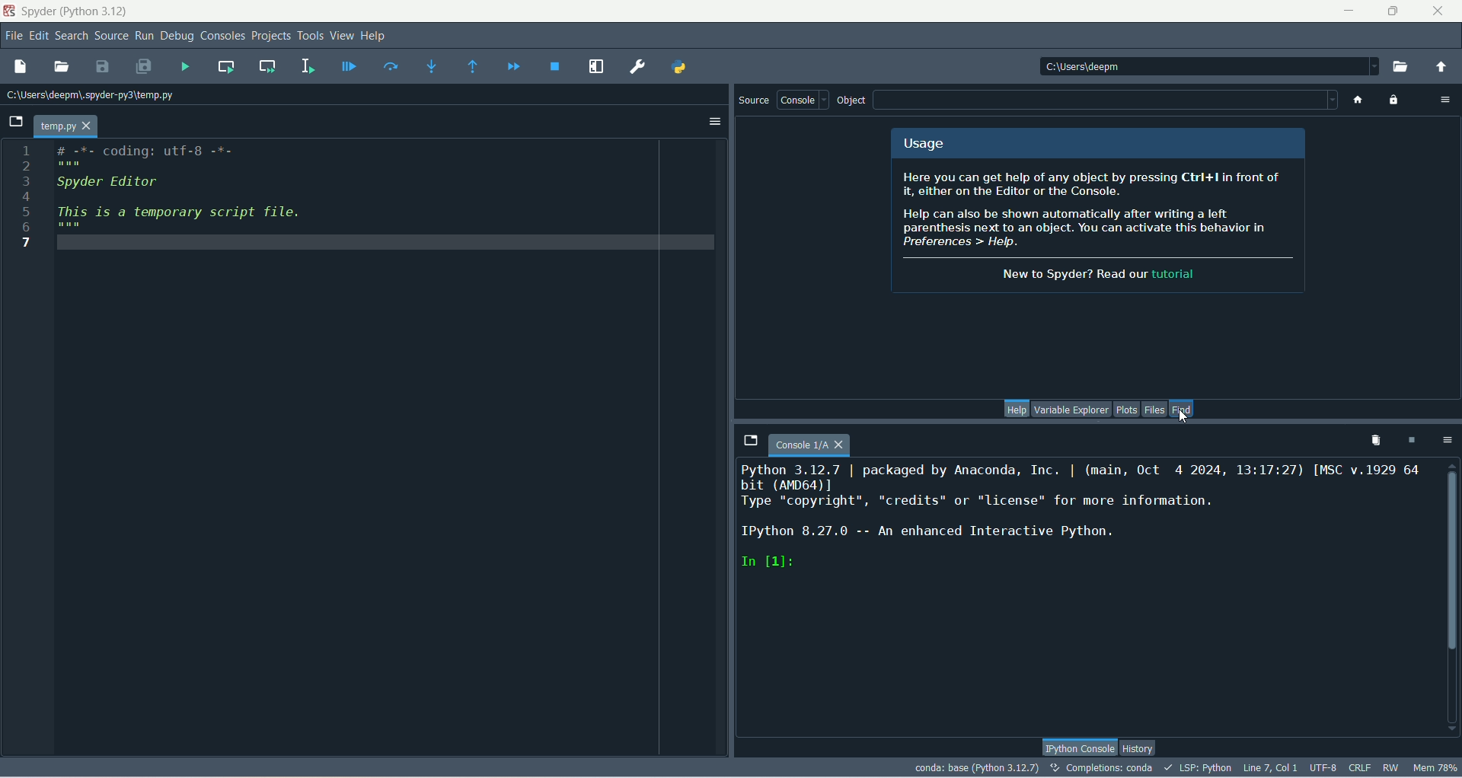 Image resolution: width=1462 pixels, height=778 pixels. What do you see at coordinates (1371, 442) in the screenshot?
I see `remove` at bounding box center [1371, 442].